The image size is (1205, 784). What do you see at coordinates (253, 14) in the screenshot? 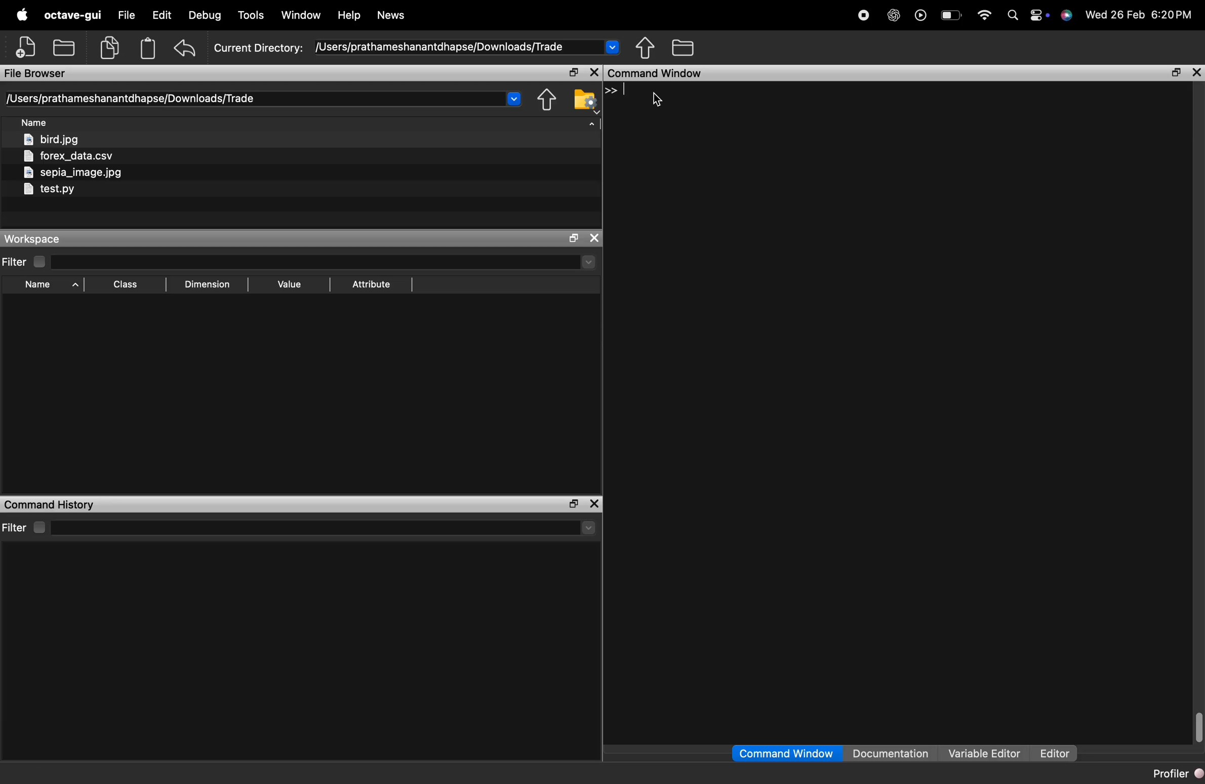
I see `Tools` at bounding box center [253, 14].